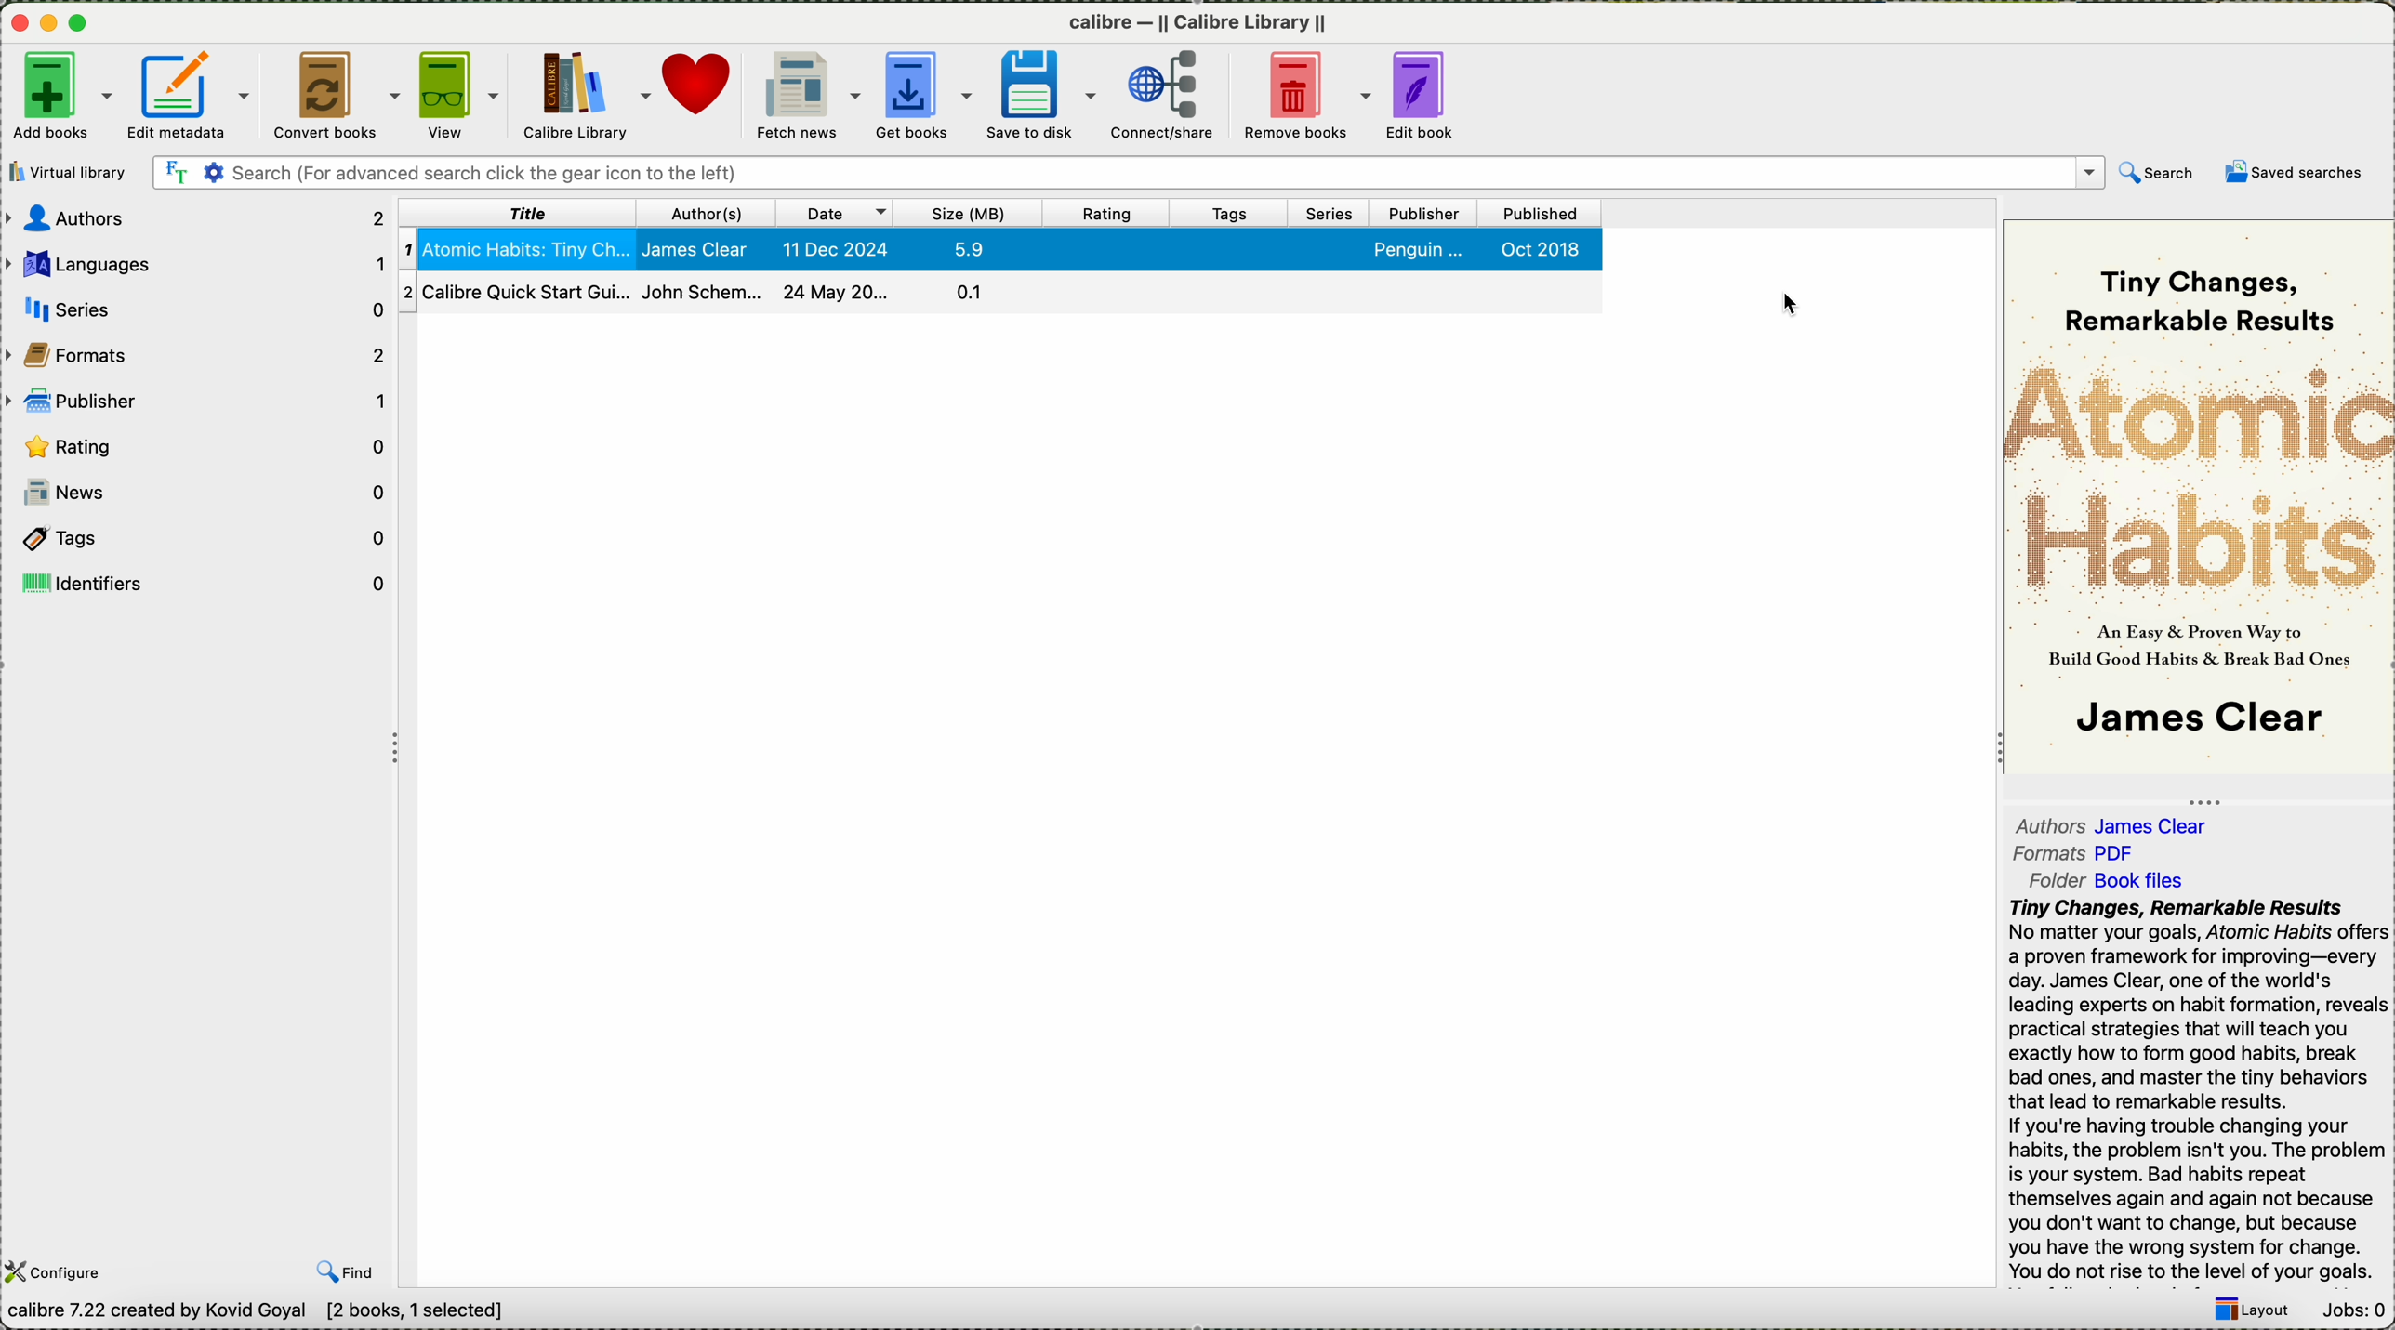 This screenshot has width=2395, height=1330. What do you see at coordinates (346, 1271) in the screenshot?
I see `find` at bounding box center [346, 1271].